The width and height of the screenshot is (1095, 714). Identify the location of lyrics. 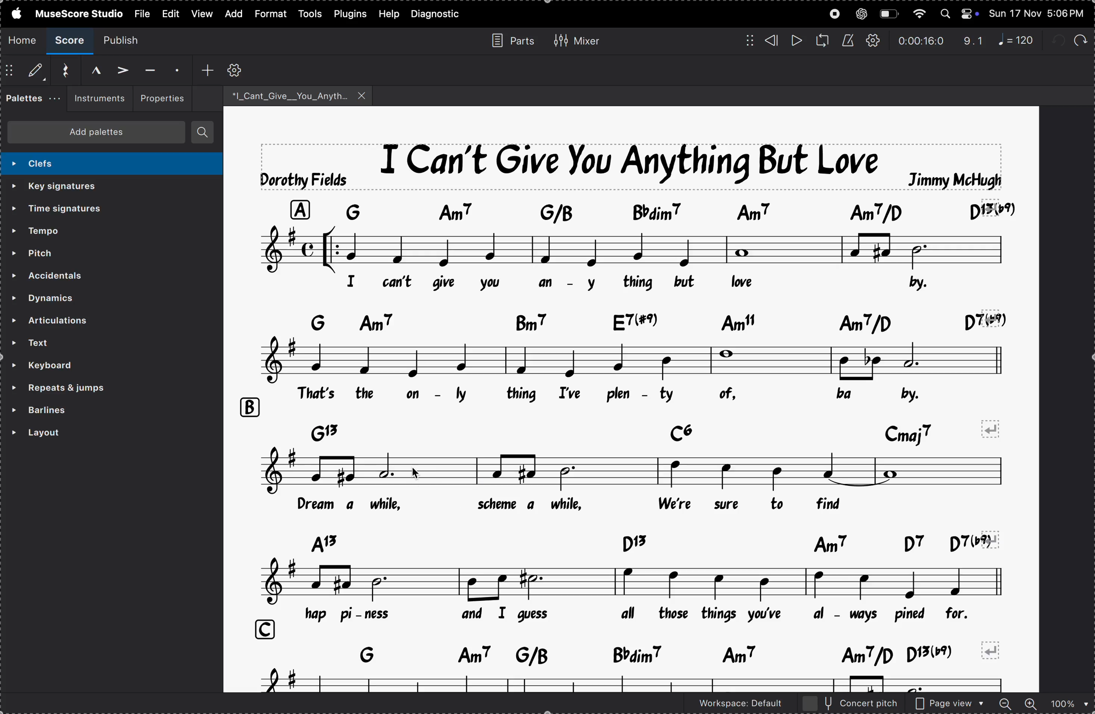
(637, 395).